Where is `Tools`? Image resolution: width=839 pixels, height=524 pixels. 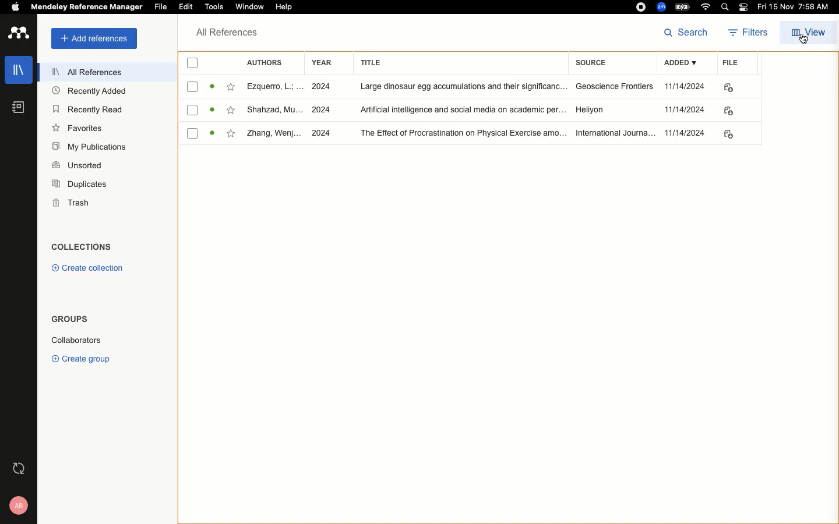 Tools is located at coordinates (215, 8).